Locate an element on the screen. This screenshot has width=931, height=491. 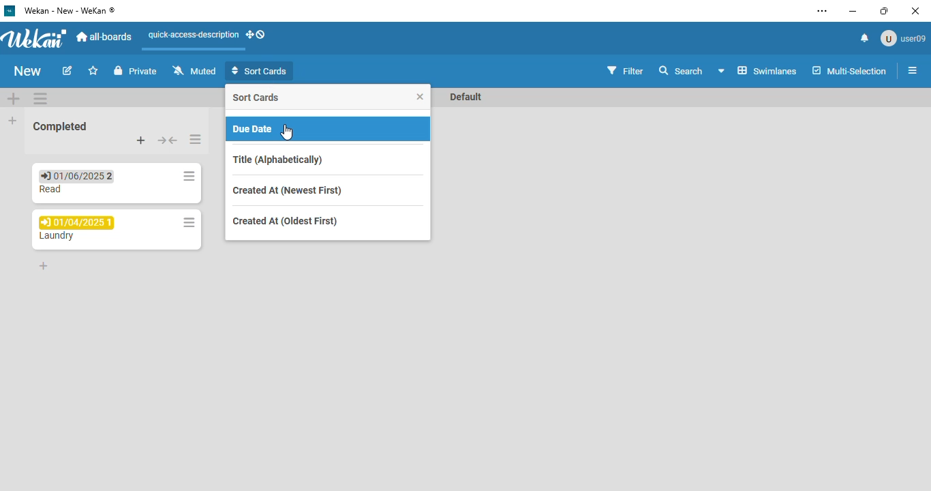
list actions is located at coordinates (187, 176).